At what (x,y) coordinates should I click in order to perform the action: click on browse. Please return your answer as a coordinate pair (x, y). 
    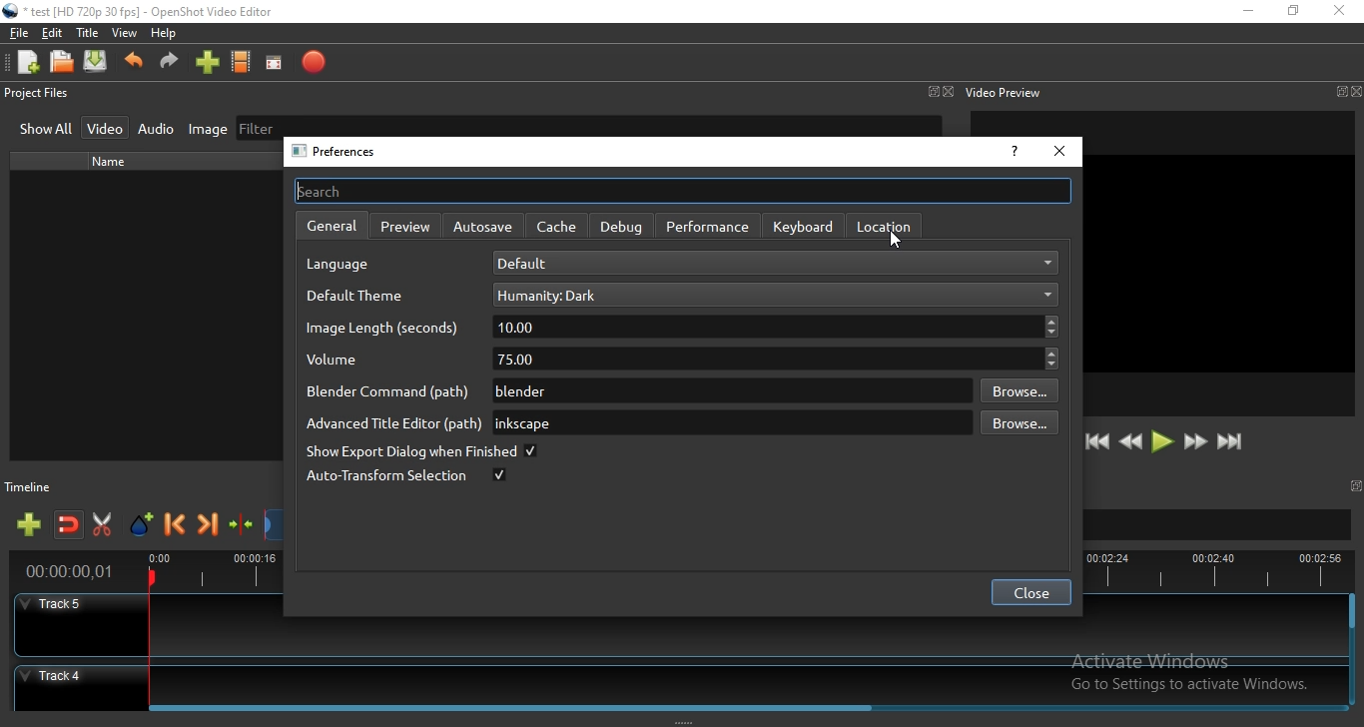
    Looking at the image, I should click on (1018, 425).